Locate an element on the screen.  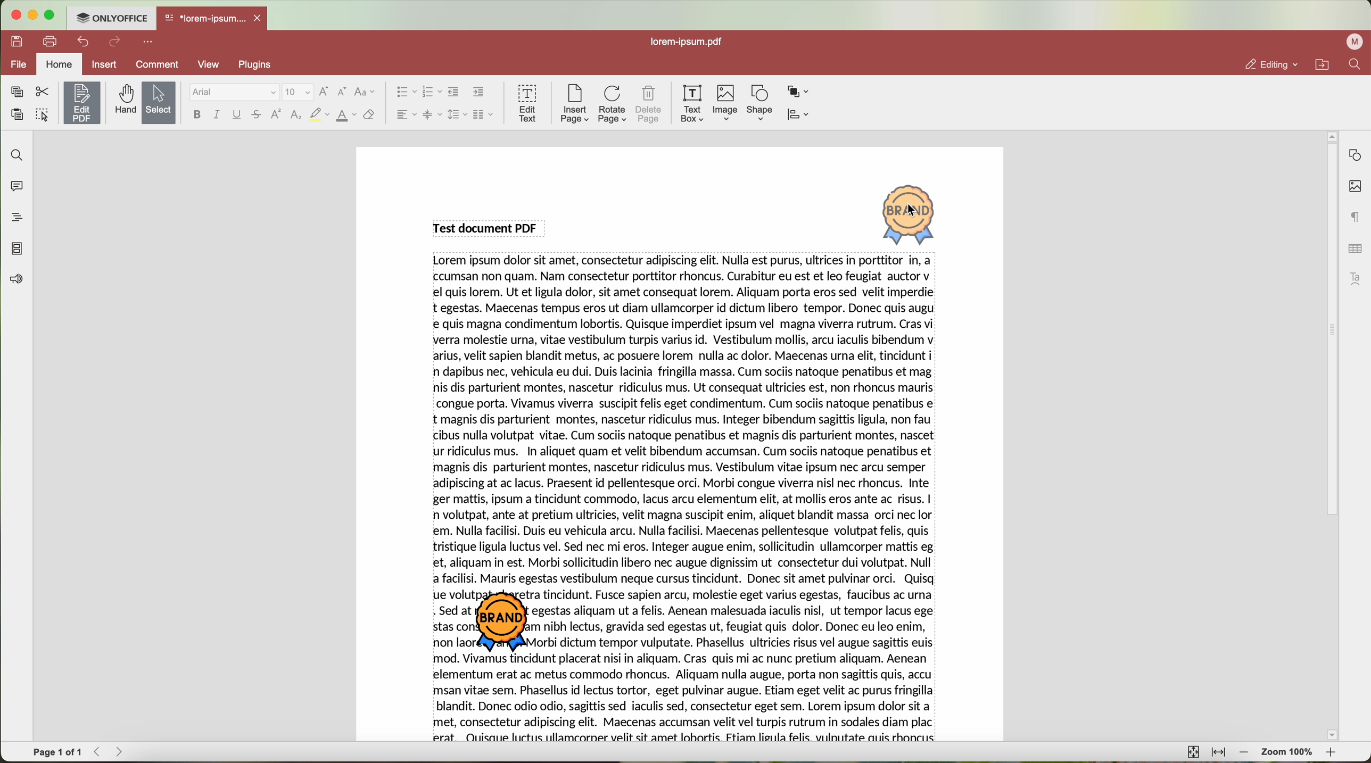
increase indent is located at coordinates (479, 92).